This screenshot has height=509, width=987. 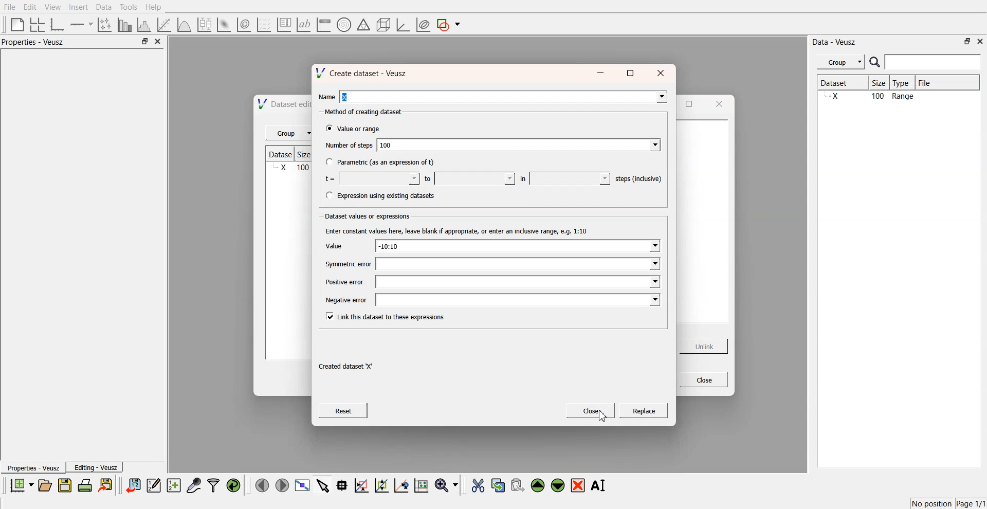 I want to click on reload the data points, so click(x=234, y=486).